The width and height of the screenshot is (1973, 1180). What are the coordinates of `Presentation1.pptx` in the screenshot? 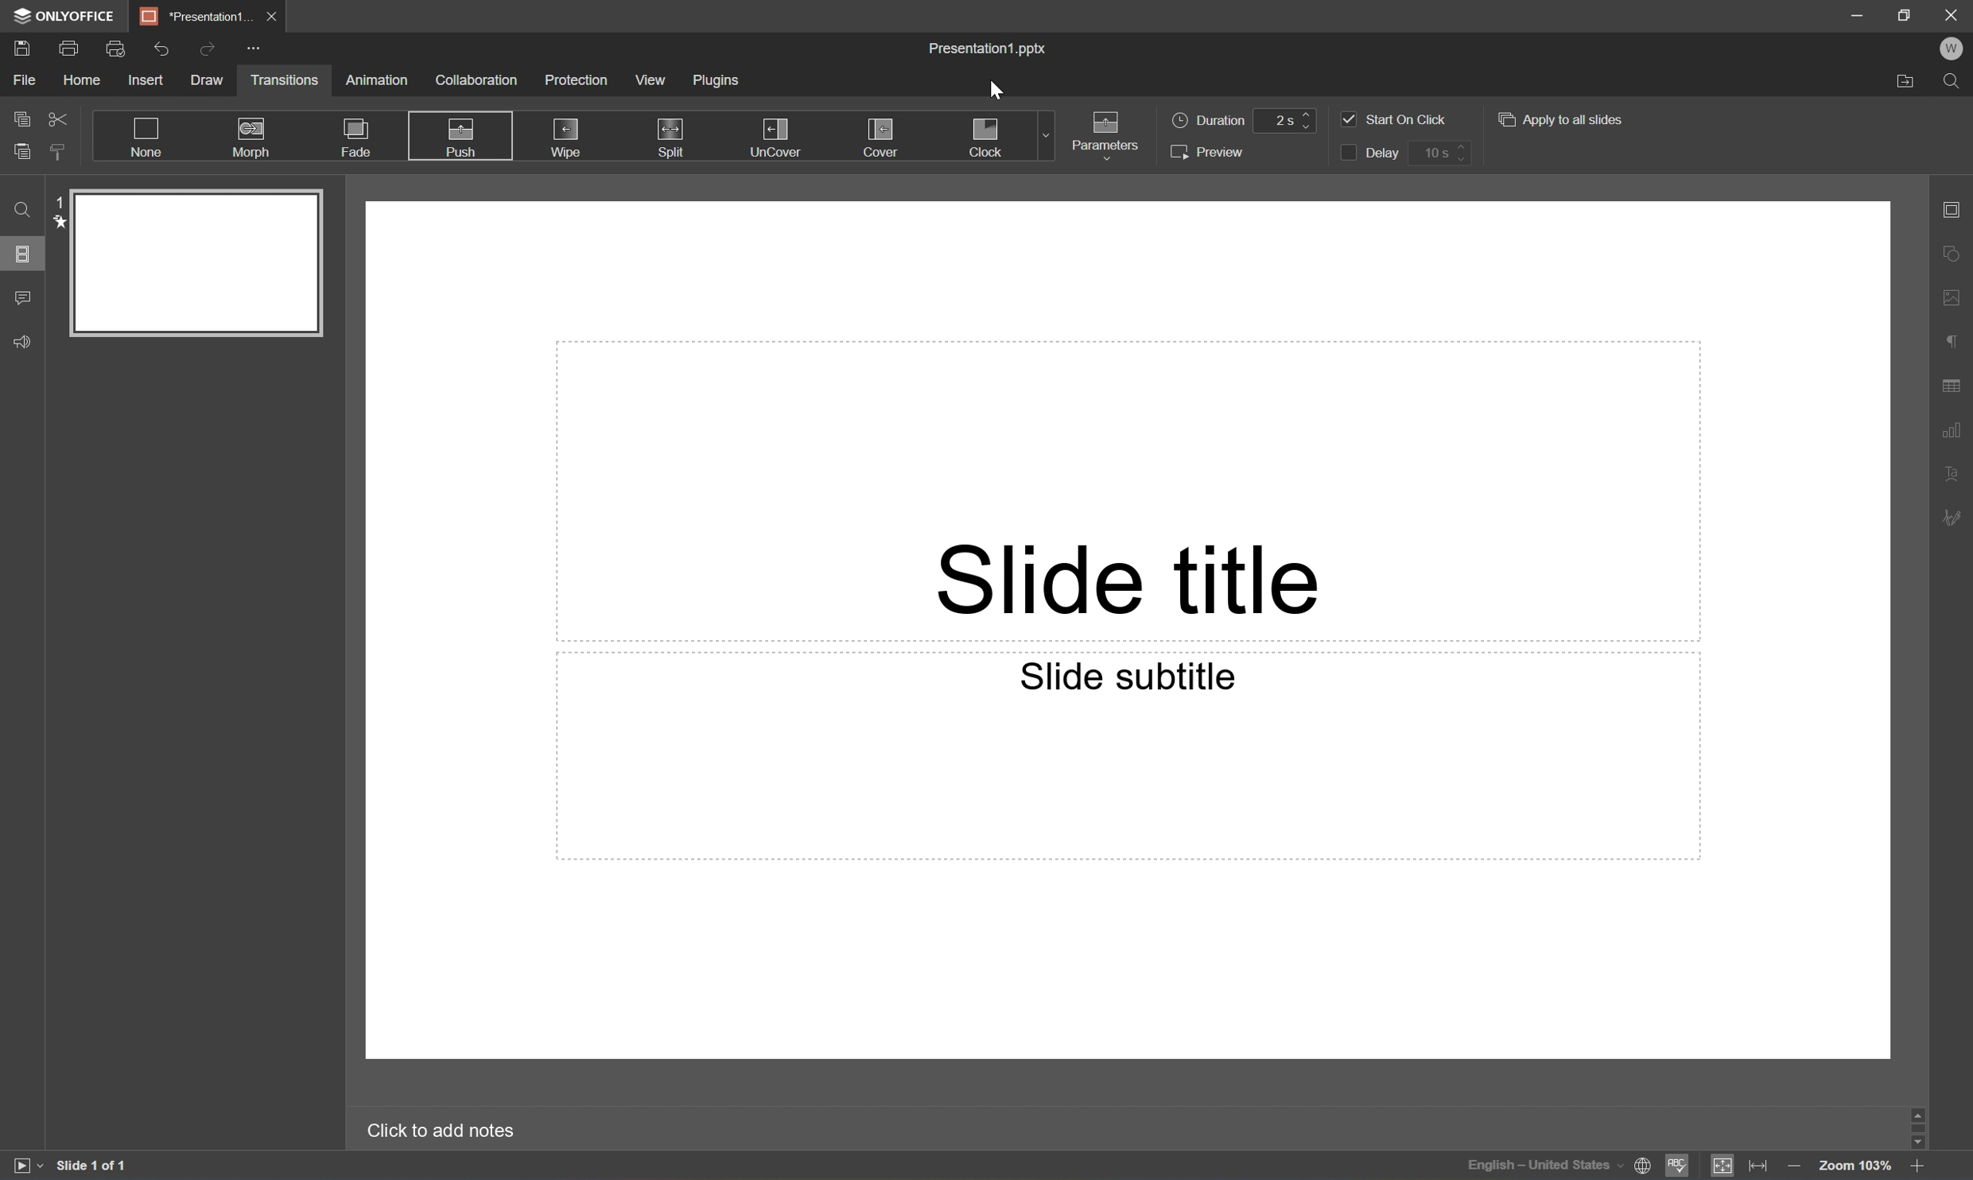 It's located at (987, 48).